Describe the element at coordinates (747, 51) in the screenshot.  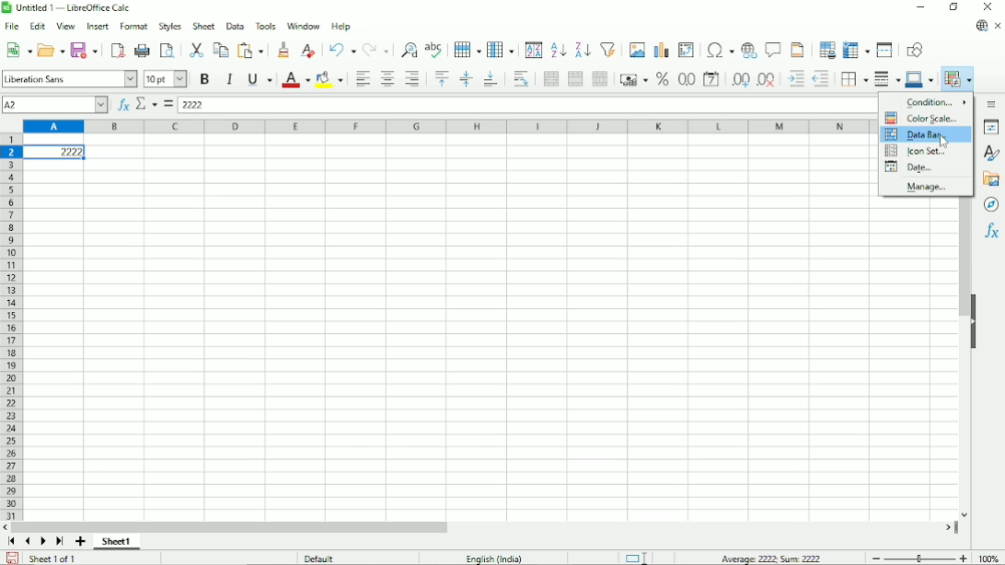
I see `Insert hyperlink` at that location.